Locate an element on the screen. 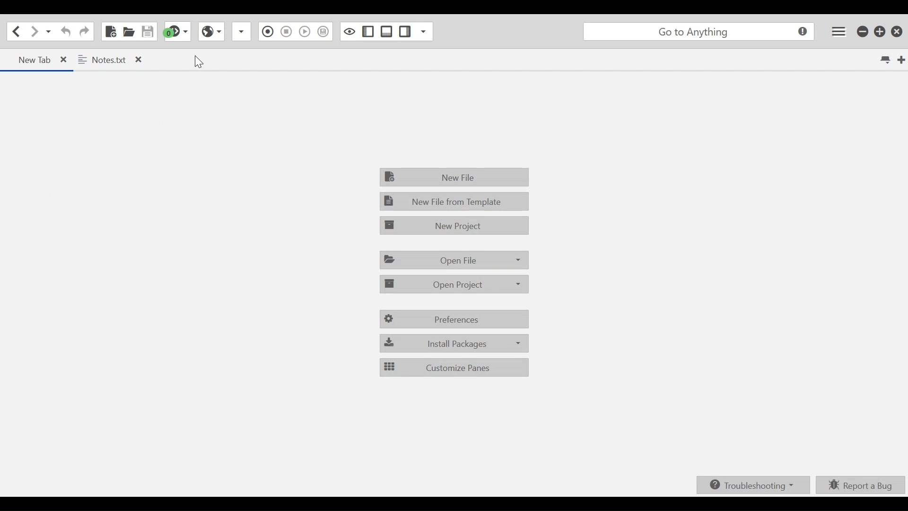  View in Browser is located at coordinates (211, 32).